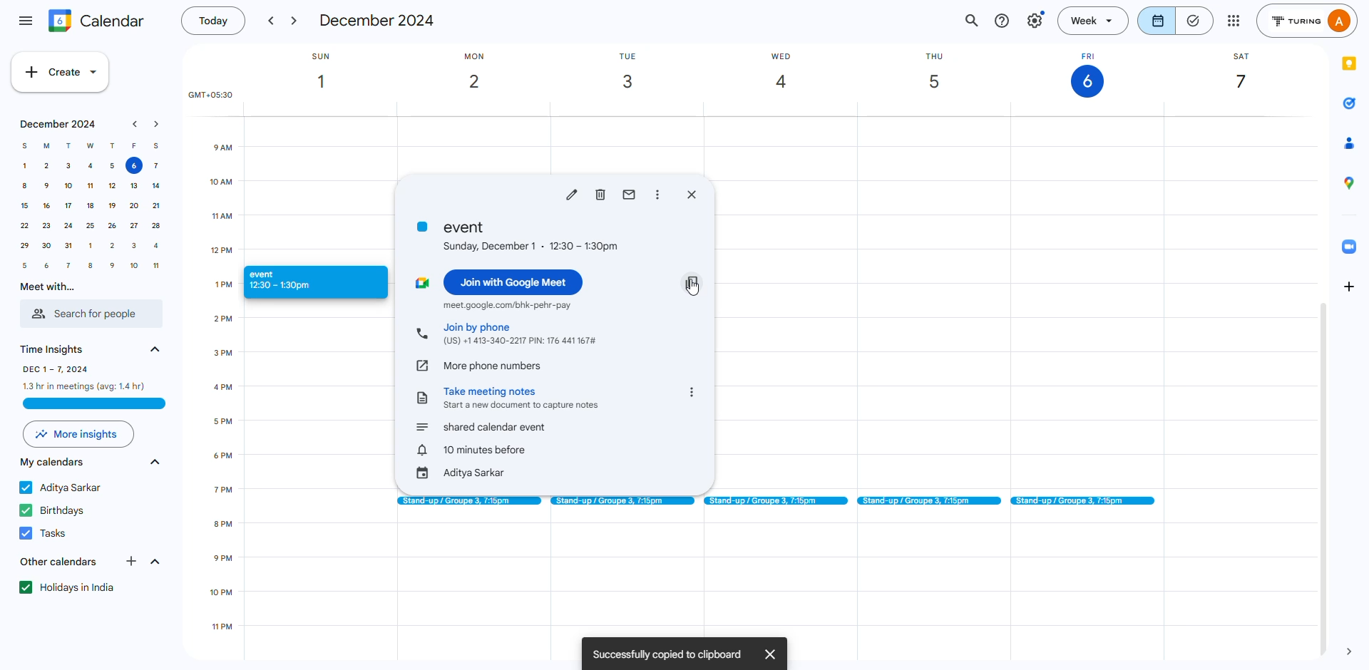 The image size is (1369, 670). Describe the element at coordinates (22, 187) in the screenshot. I see `8` at that location.